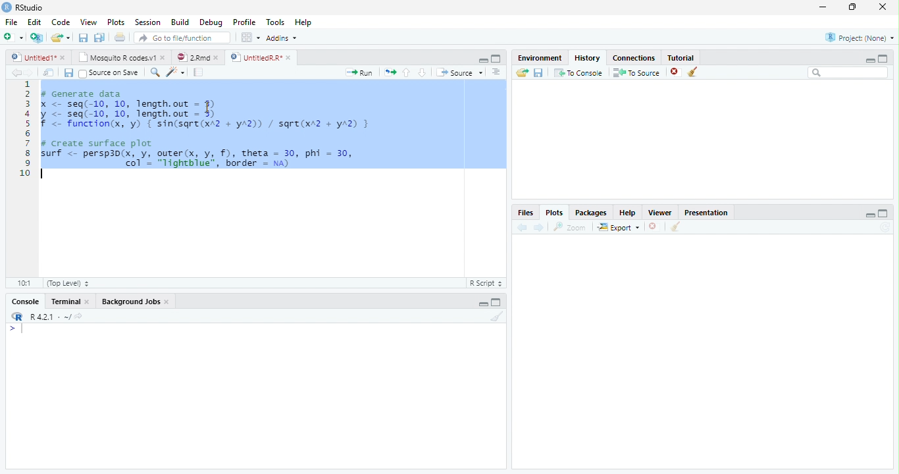  What do you see at coordinates (628, 212) in the screenshot?
I see `Help` at bounding box center [628, 212].